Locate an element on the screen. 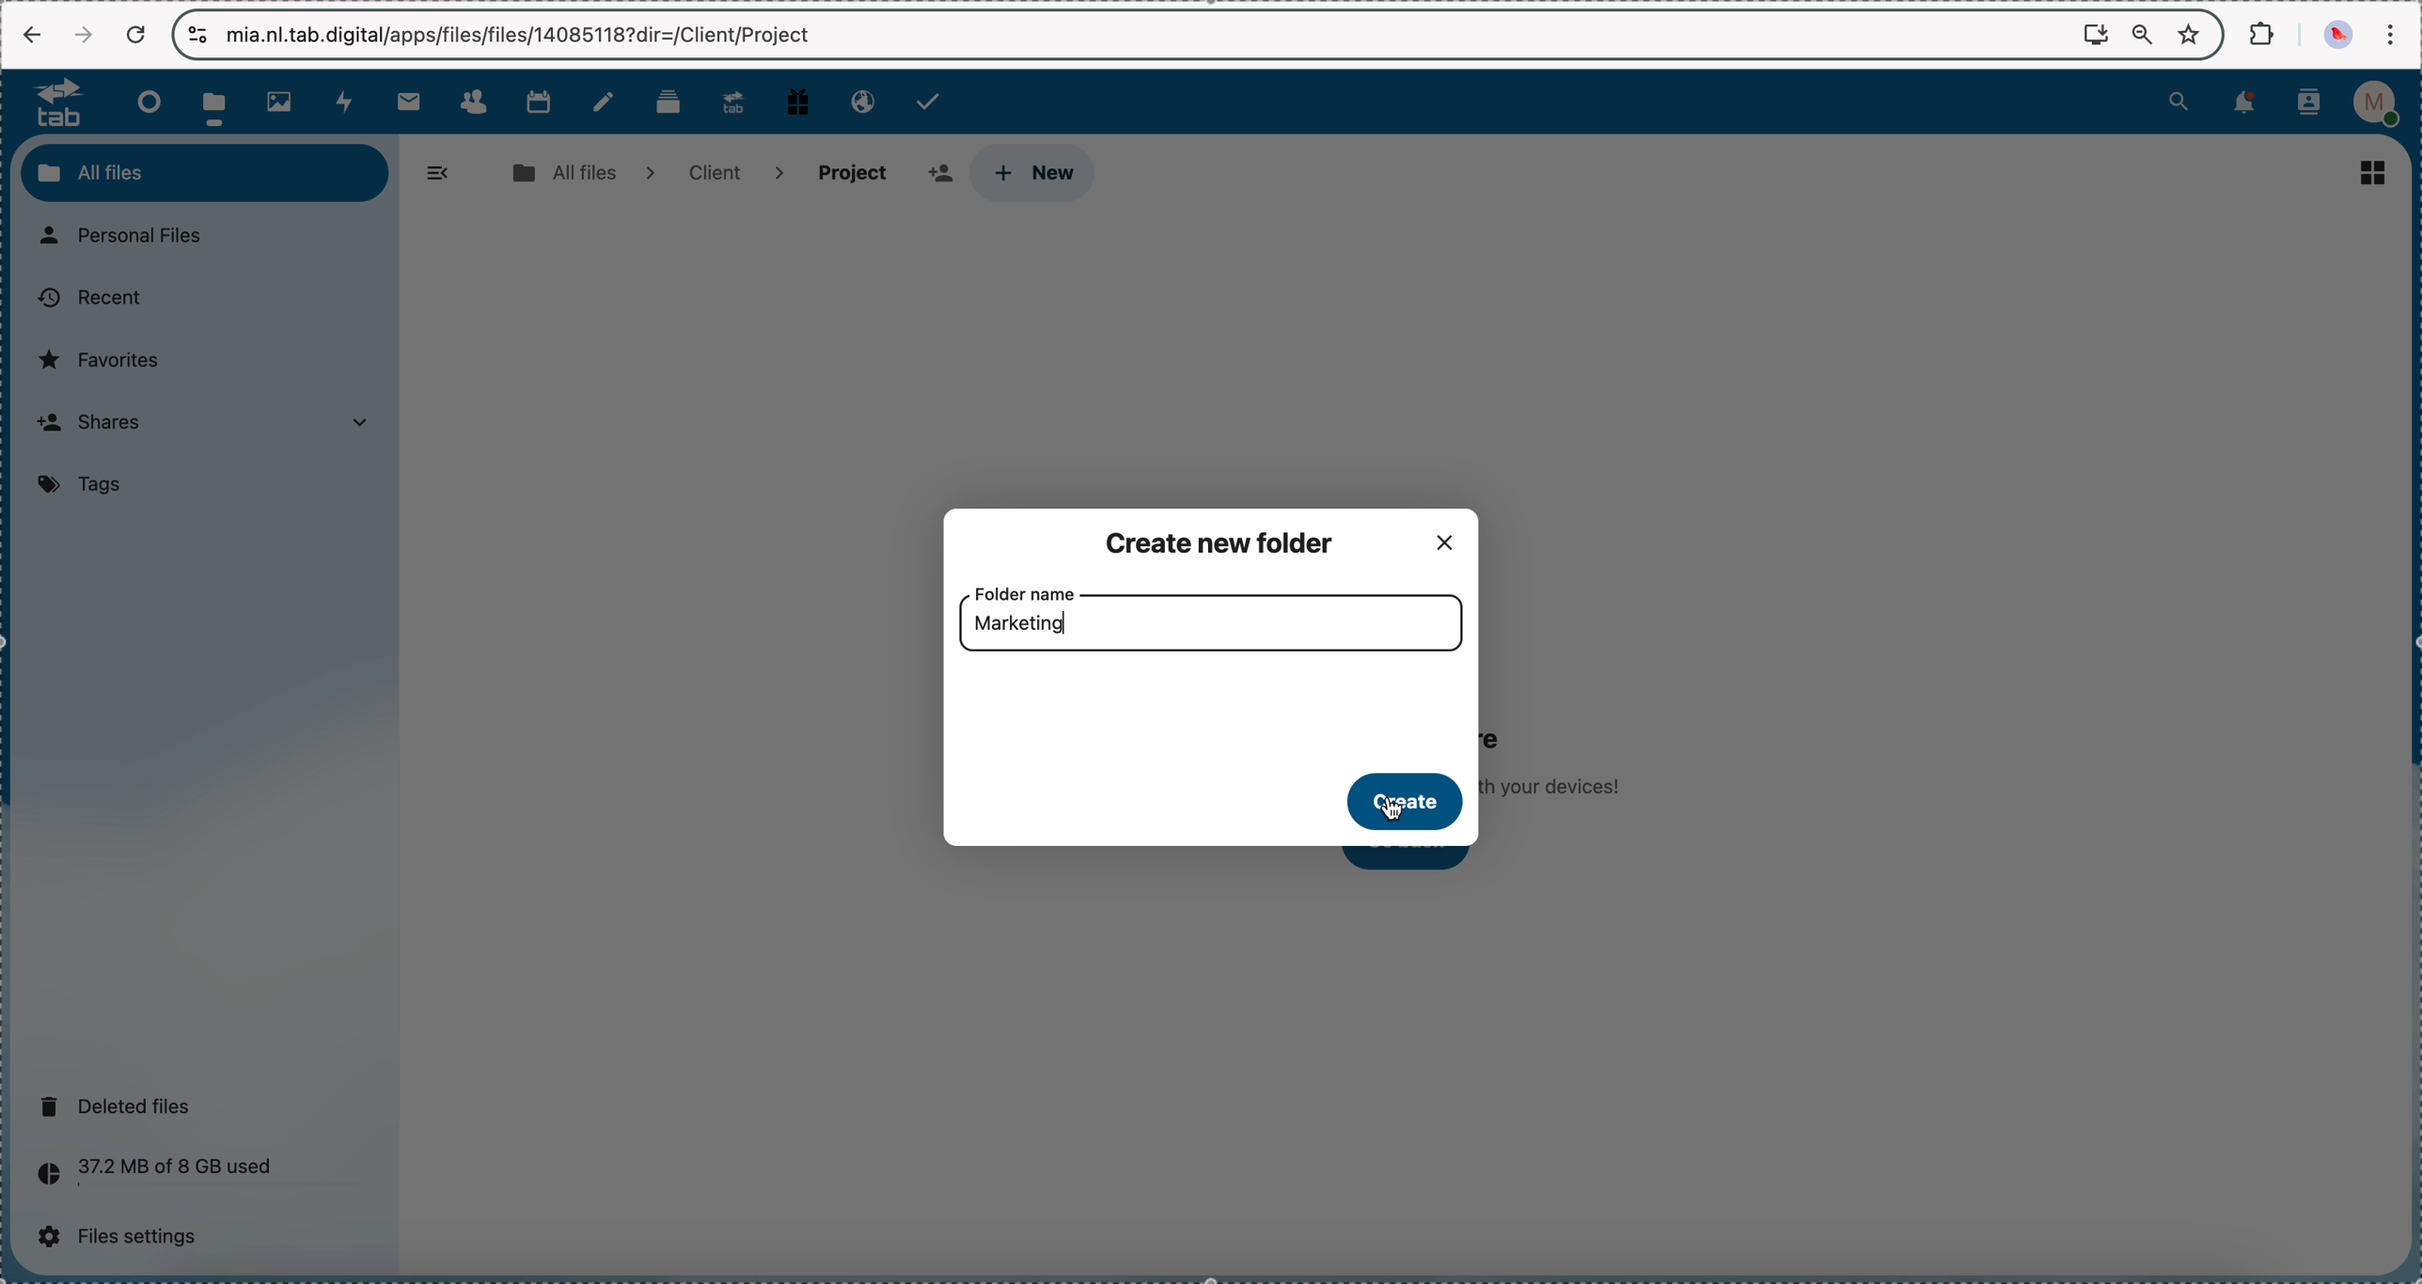  no files in here is located at coordinates (1565, 756).